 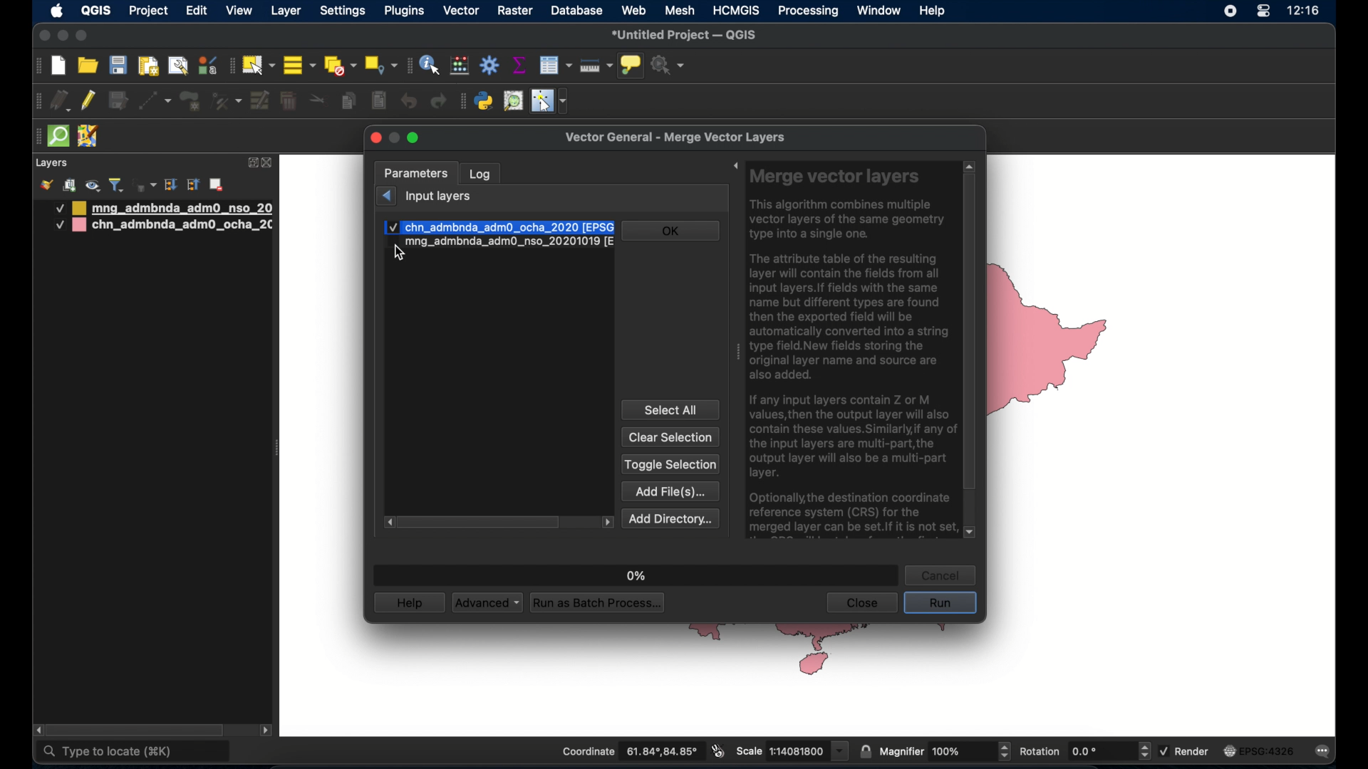 What do you see at coordinates (62, 103) in the screenshot?
I see `current edits` at bounding box center [62, 103].